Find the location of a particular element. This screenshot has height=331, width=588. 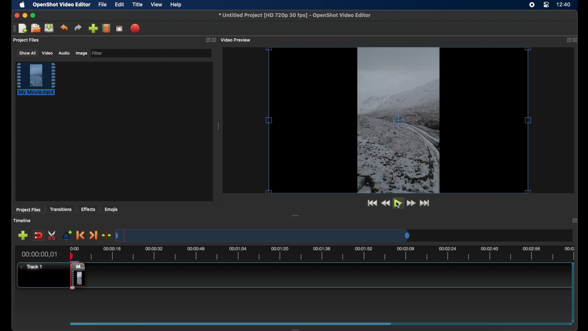

rewind is located at coordinates (385, 203).